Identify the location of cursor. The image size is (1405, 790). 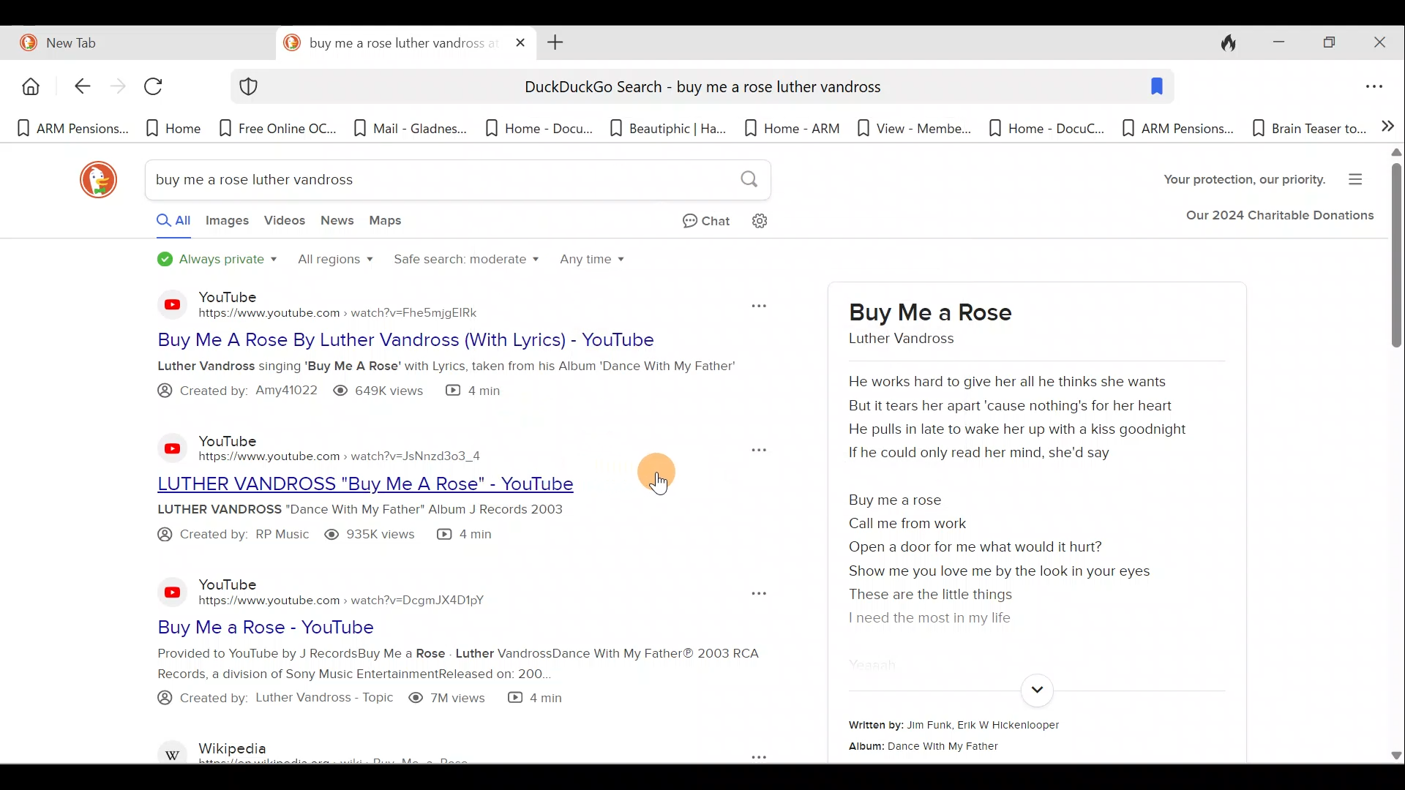
(666, 478).